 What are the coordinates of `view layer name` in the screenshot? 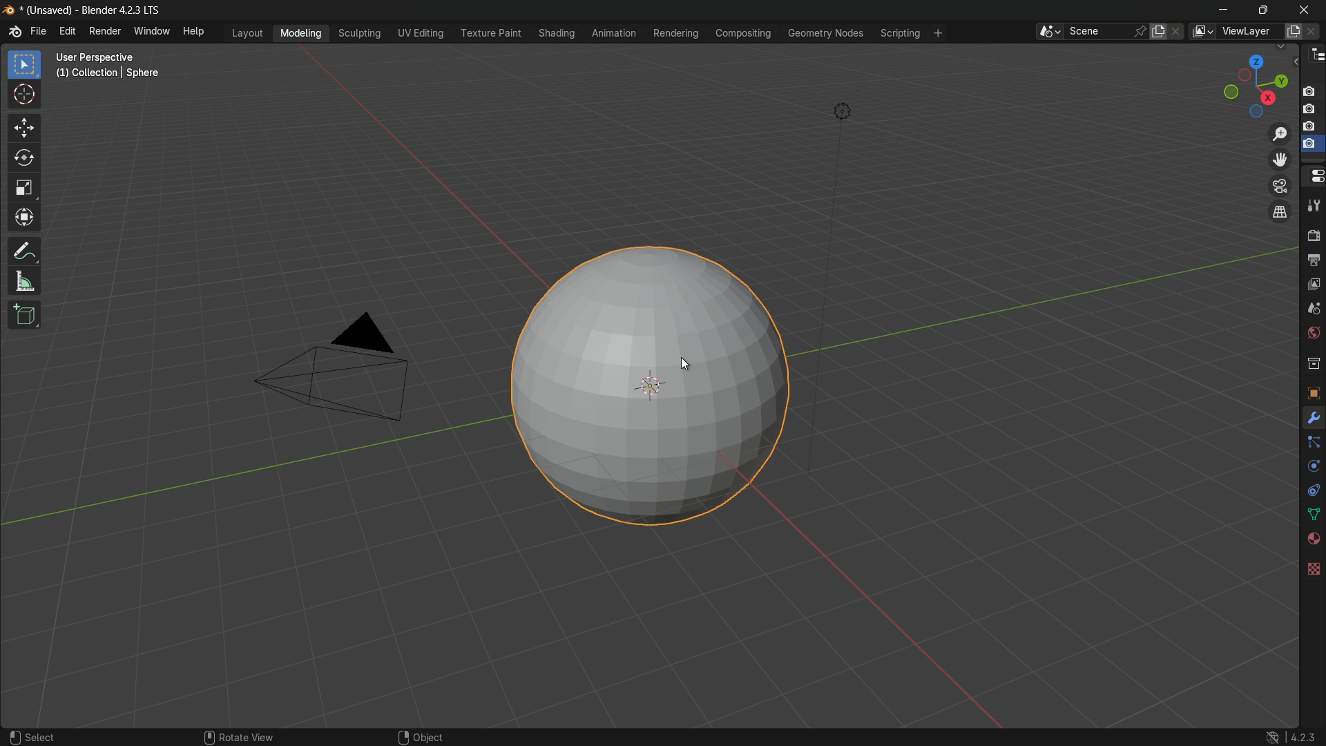 It's located at (1251, 32).